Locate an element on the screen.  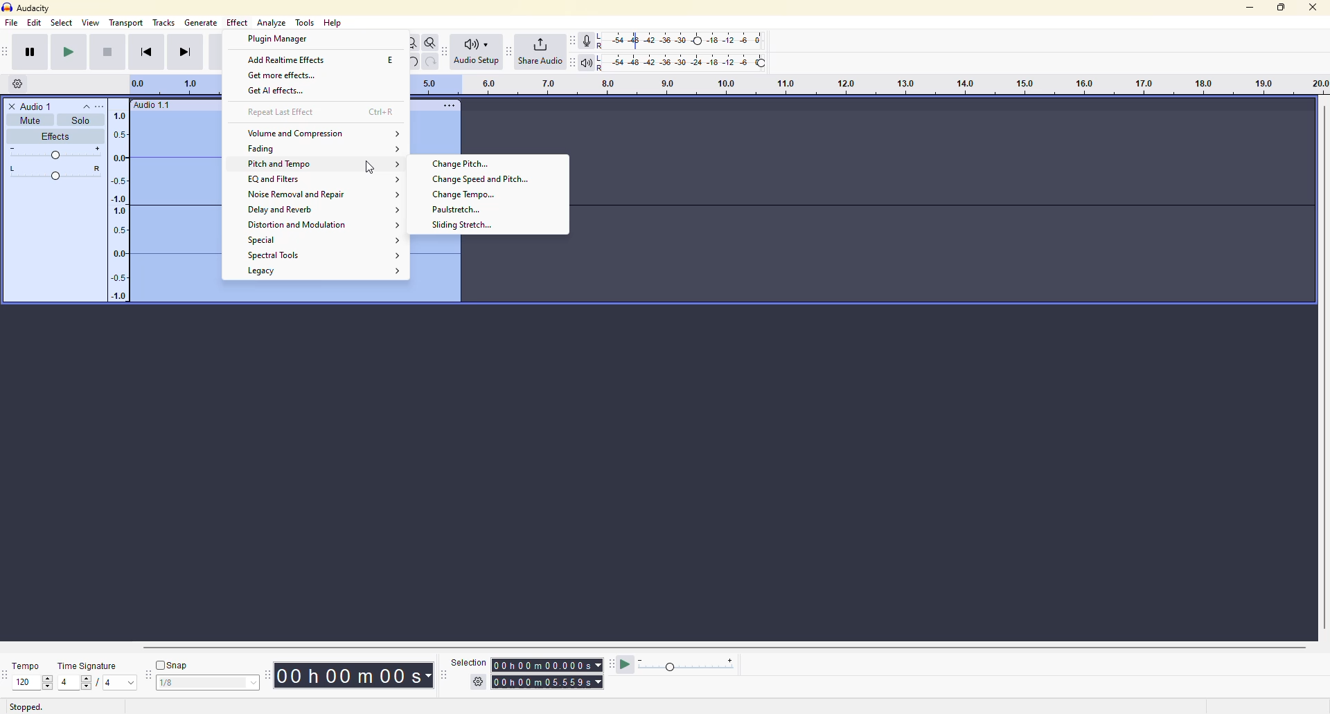
eq and filters is located at coordinates (276, 180).